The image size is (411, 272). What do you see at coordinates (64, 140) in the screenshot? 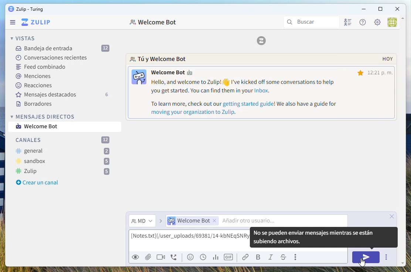
I see `Channels` at bounding box center [64, 140].